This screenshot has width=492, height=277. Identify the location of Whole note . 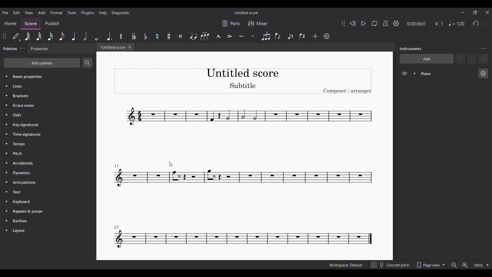
(96, 36).